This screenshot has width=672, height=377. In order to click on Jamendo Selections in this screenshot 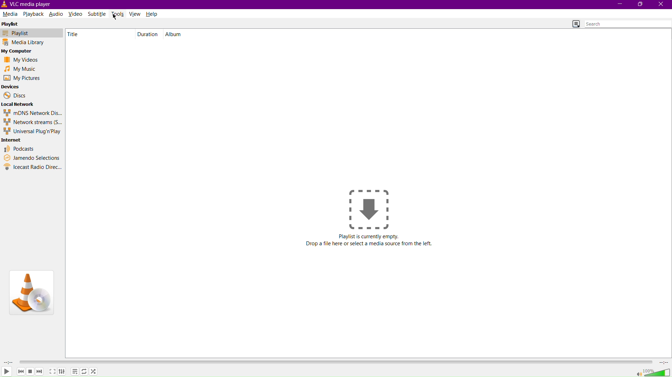, I will do `click(32, 158)`.